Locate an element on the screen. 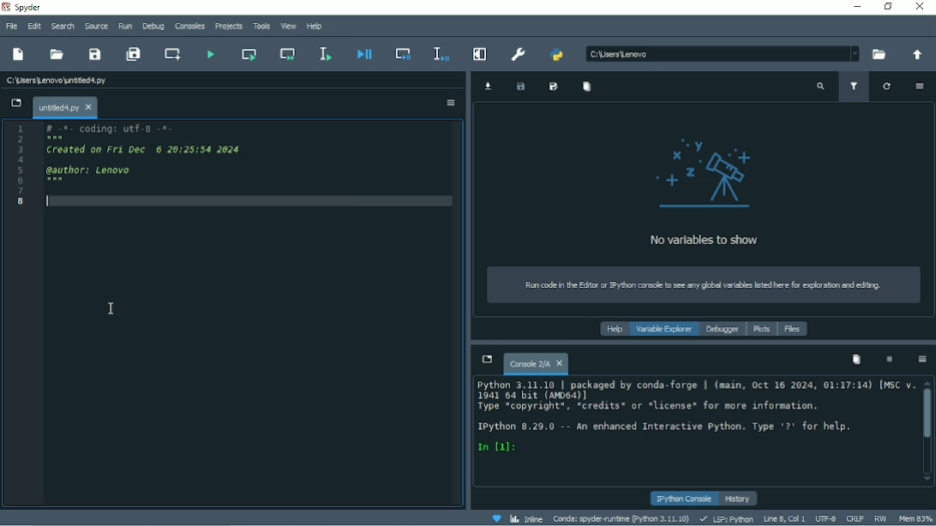 Image resolution: width=936 pixels, height=526 pixels. Edit is located at coordinates (33, 27).